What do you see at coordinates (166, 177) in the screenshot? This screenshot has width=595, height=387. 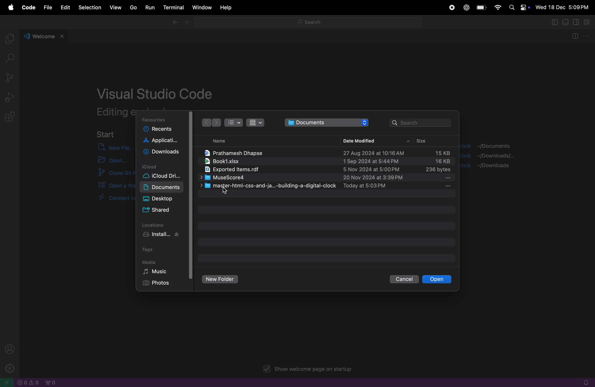 I see `i cloud drive` at bounding box center [166, 177].